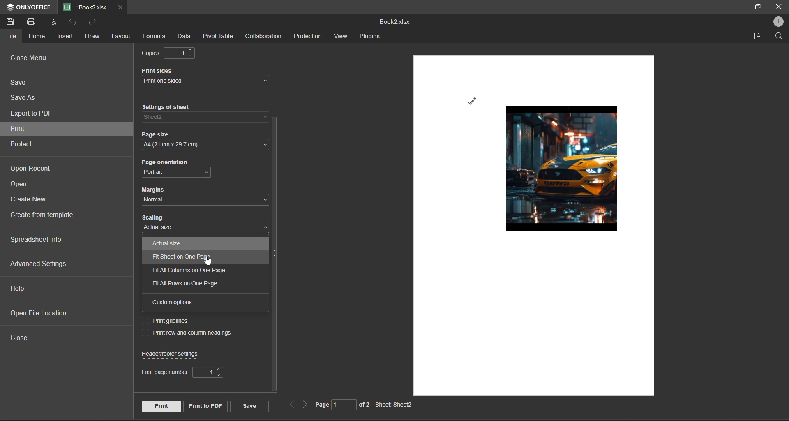 The width and height of the screenshot is (789, 421). I want to click on scaling, so click(171, 219).